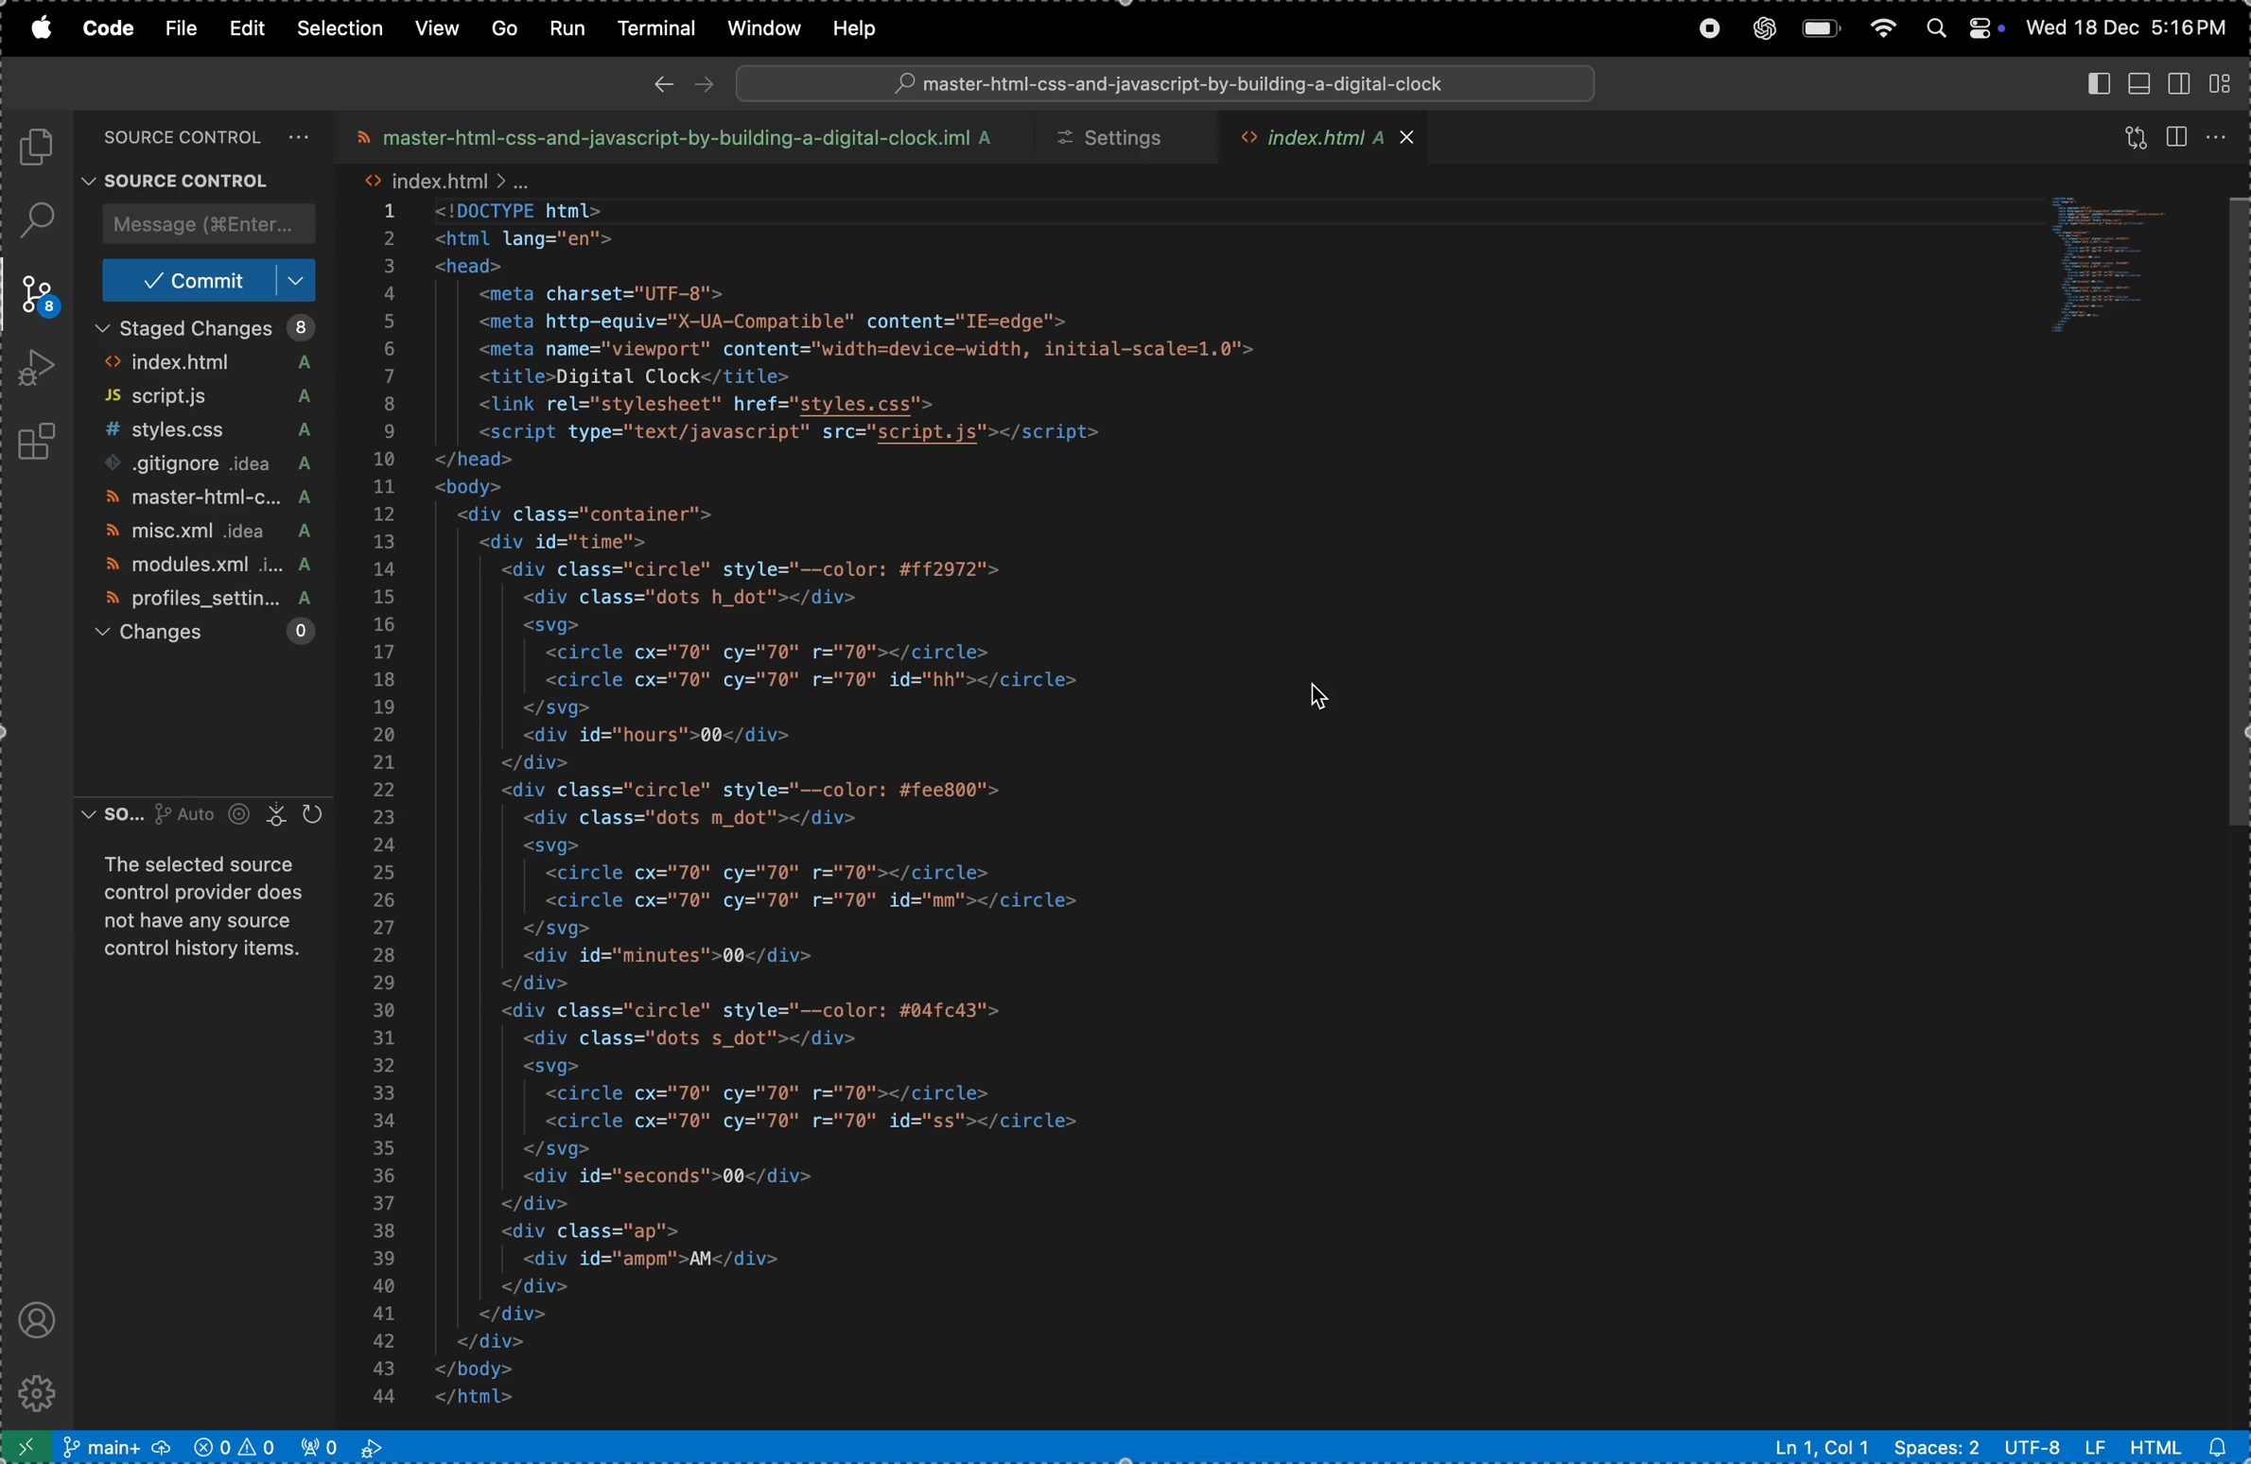  I want to click on Main, so click(118, 1446).